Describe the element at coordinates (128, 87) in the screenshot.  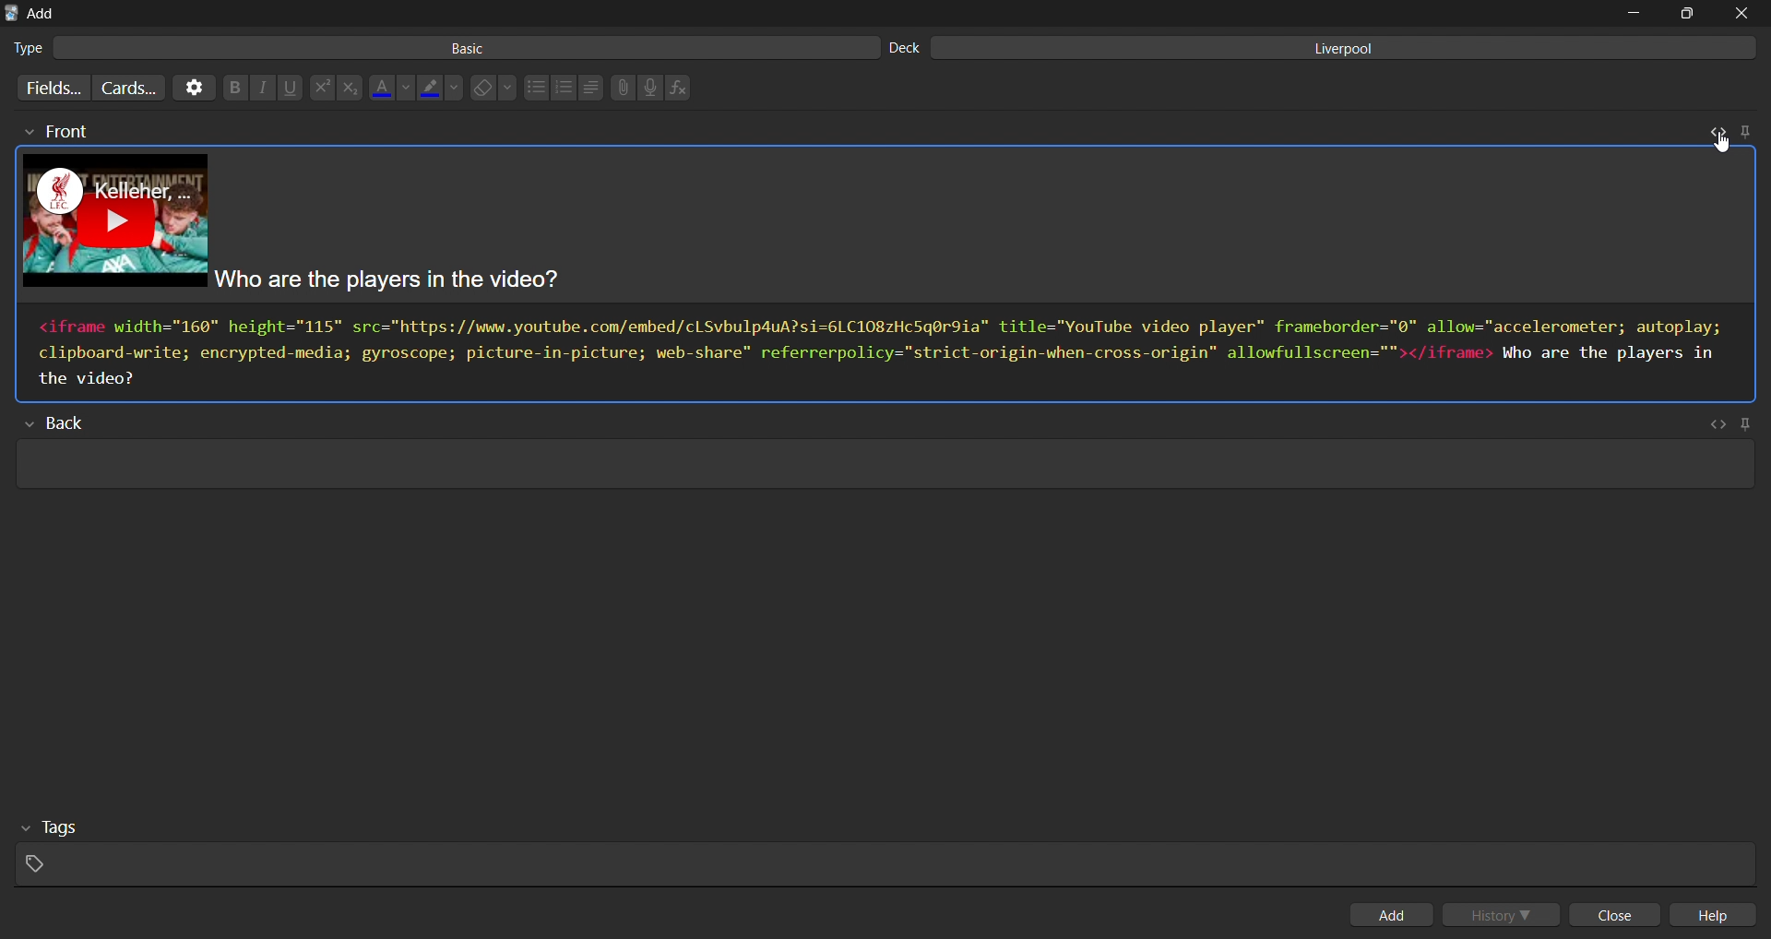
I see `customize card templates` at that location.